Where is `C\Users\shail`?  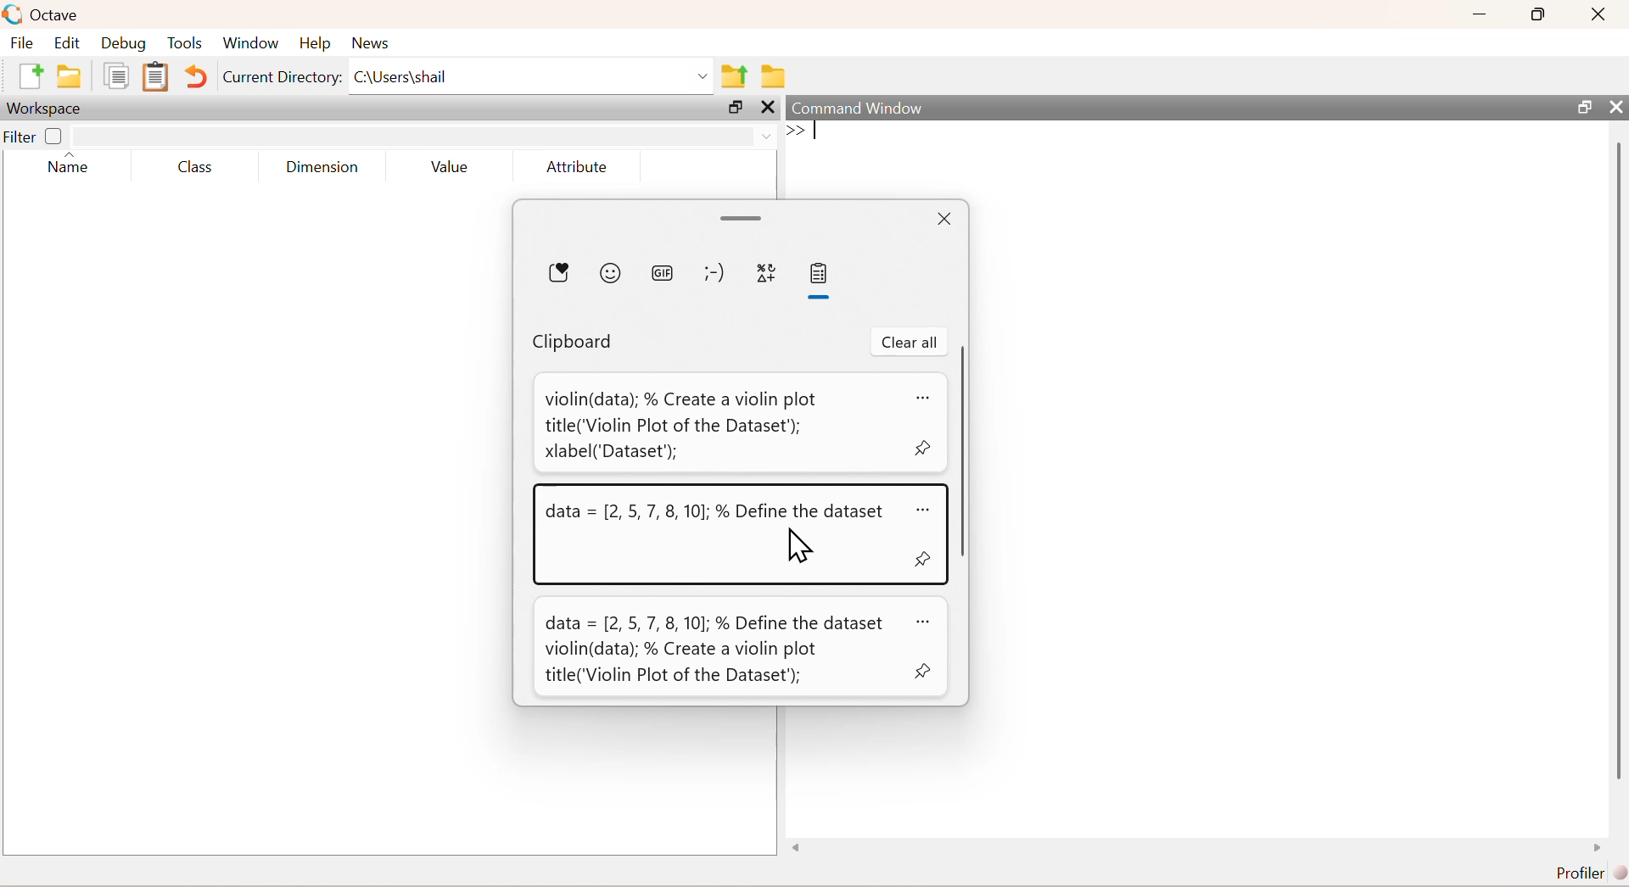 C\Users\shail is located at coordinates (400, 76).